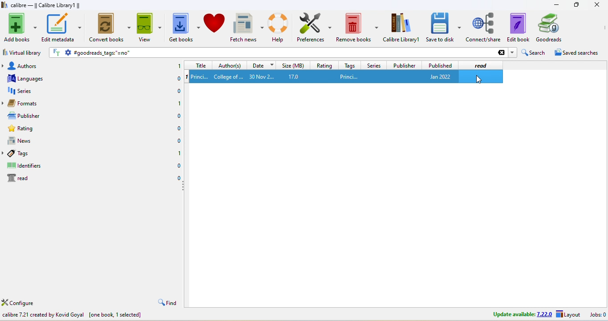 The height and width of the screenshot is (321, 608). I want to click on princi, so click(349, 77).